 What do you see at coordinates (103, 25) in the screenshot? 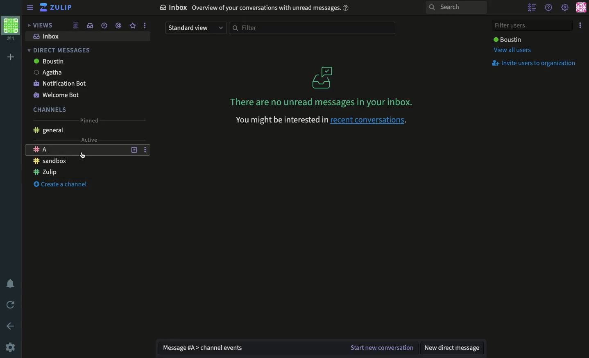
I see `Time` at bounding box center [103, 25].